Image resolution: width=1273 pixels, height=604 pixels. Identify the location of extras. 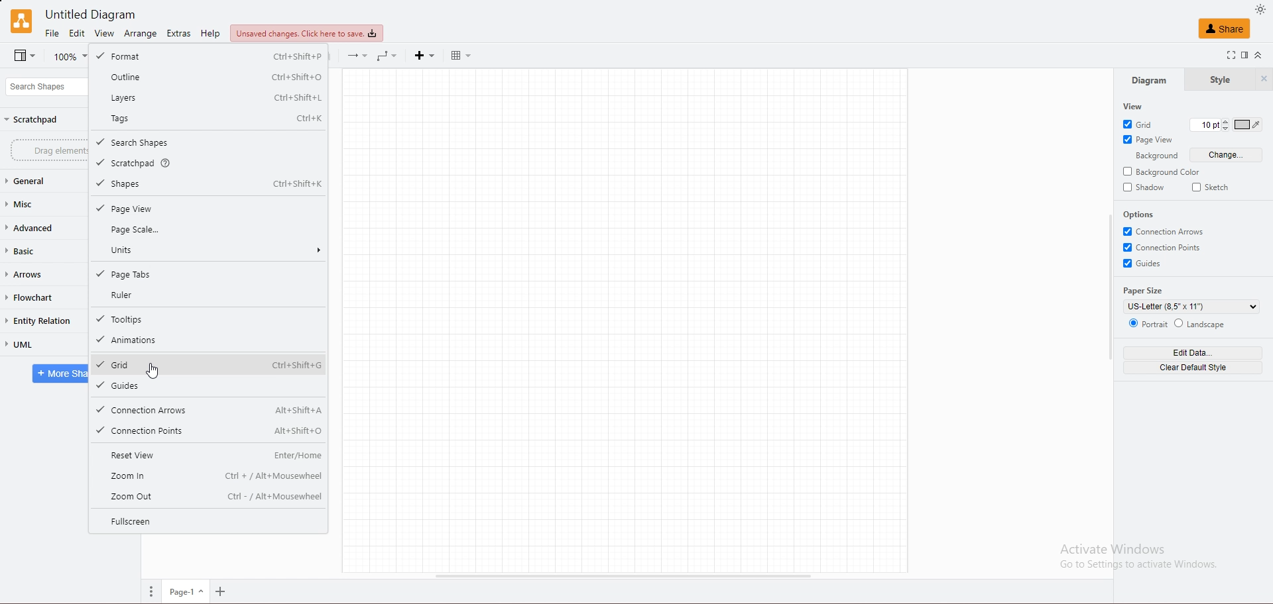
(179, 33).